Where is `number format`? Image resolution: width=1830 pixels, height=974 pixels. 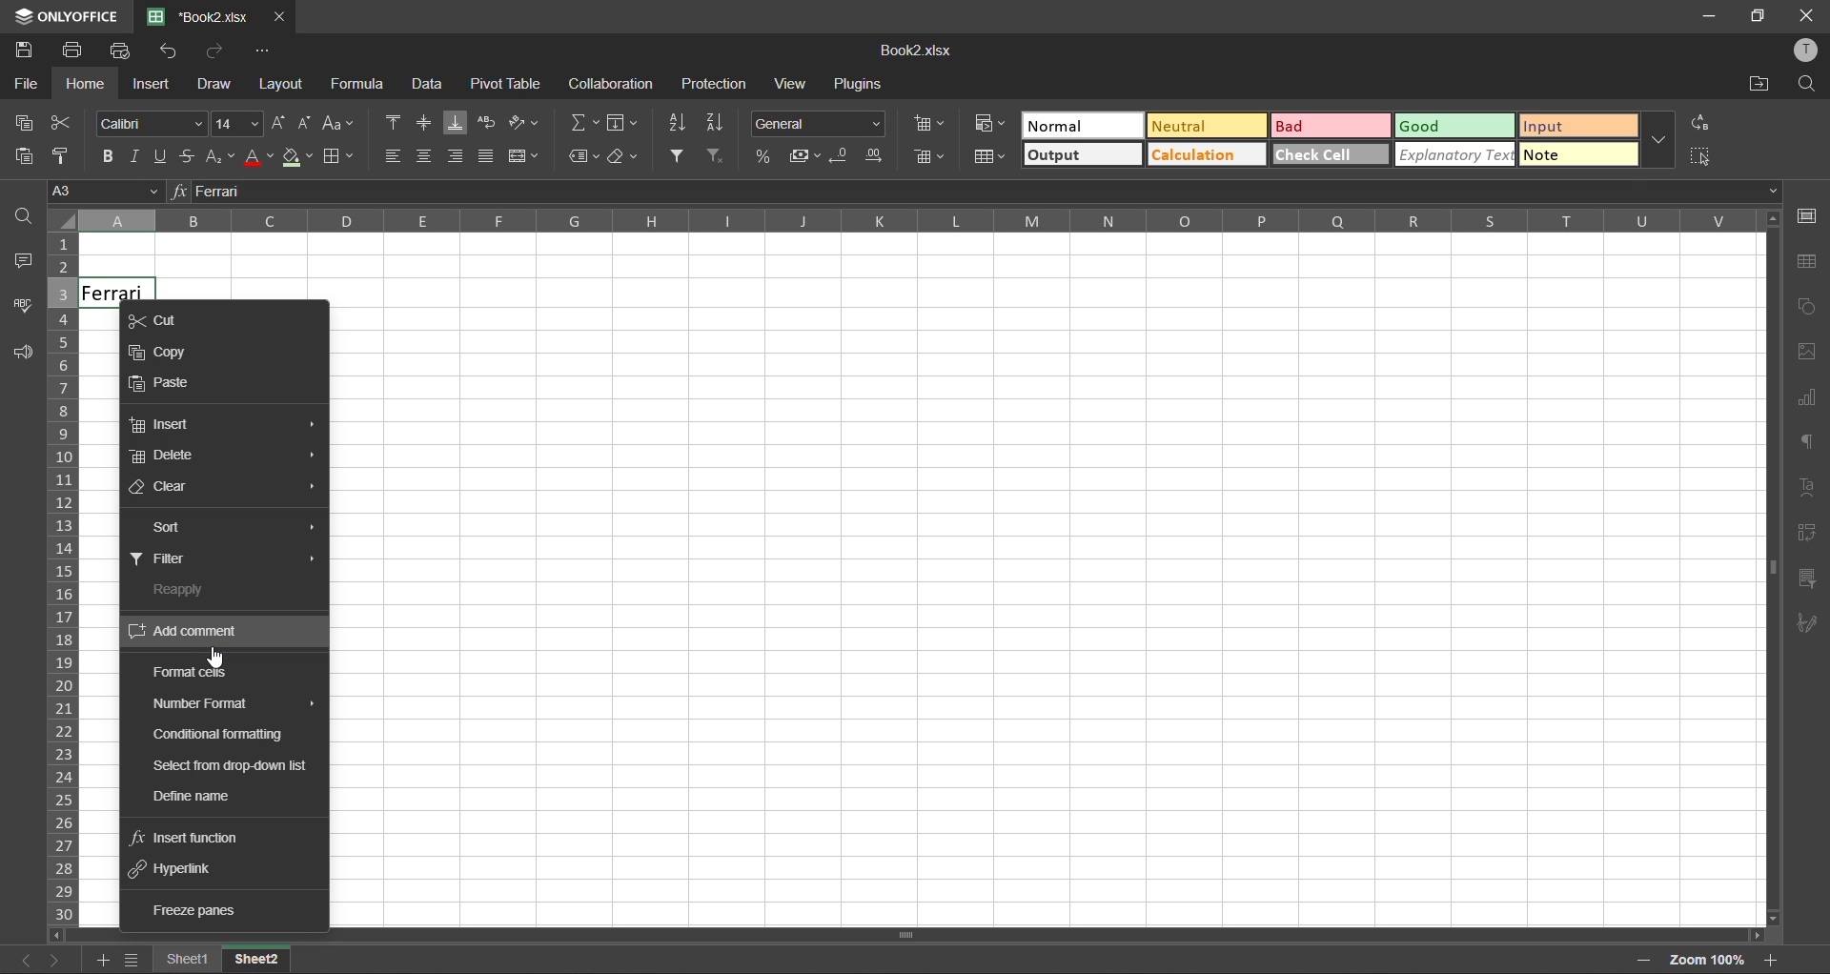
number format is located at coordinates (202, 703).